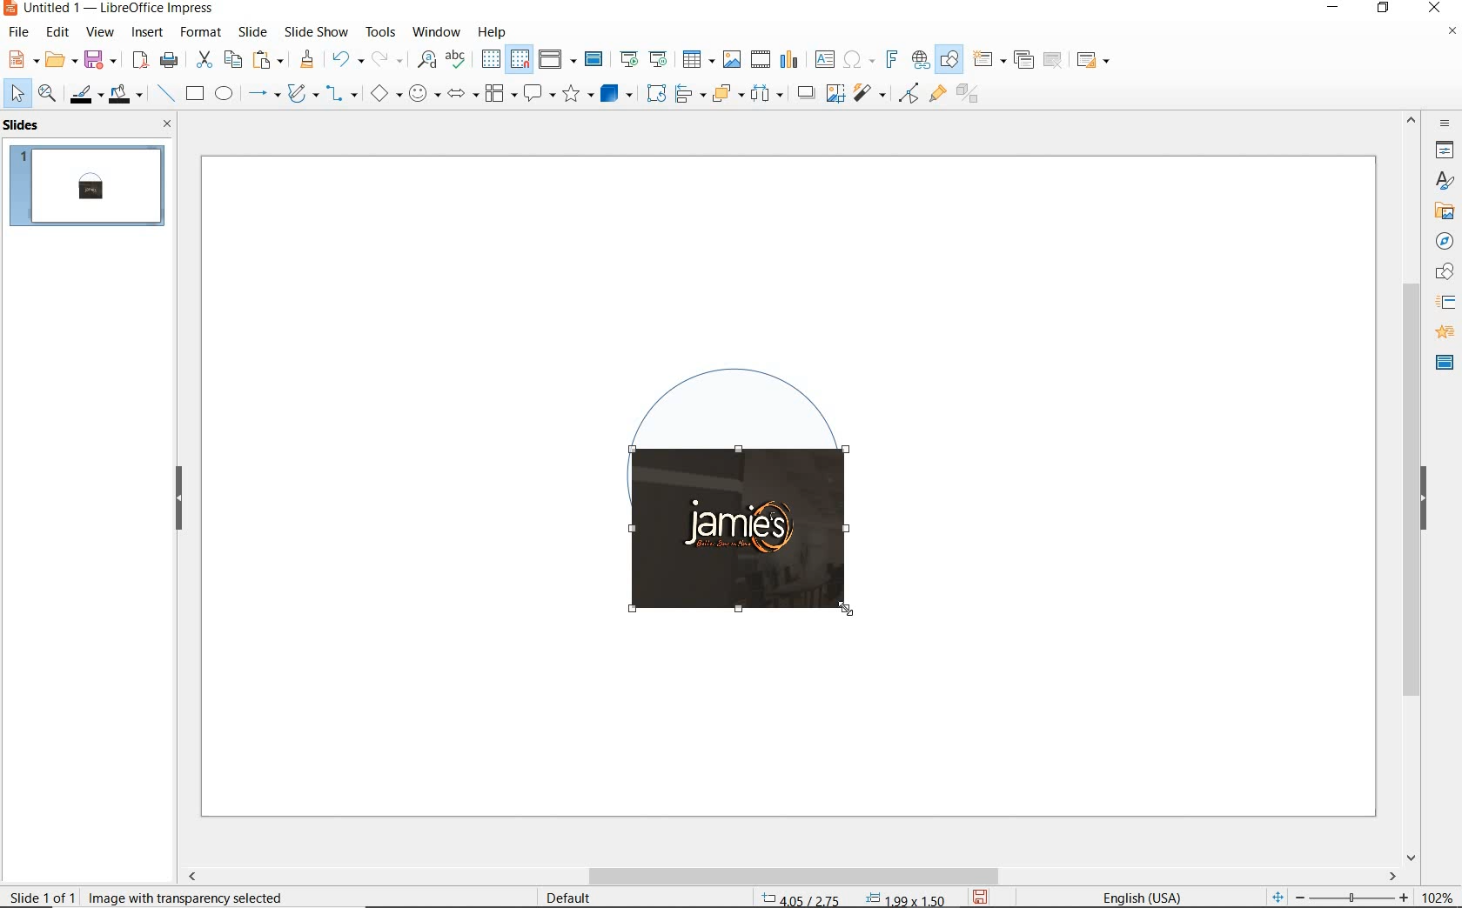 The width and height of the screenshot is (1462, 908). Describe the element at coordinates (570, 898) in the screenshot. I see `Default` at that location.